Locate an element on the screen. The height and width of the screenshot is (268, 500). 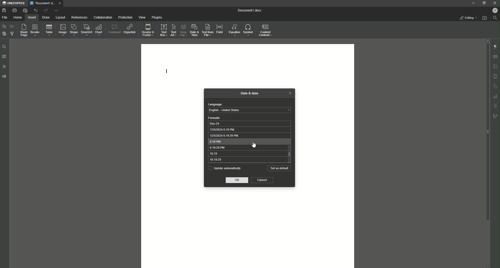
Feedback is located at coordinates (5, 76).